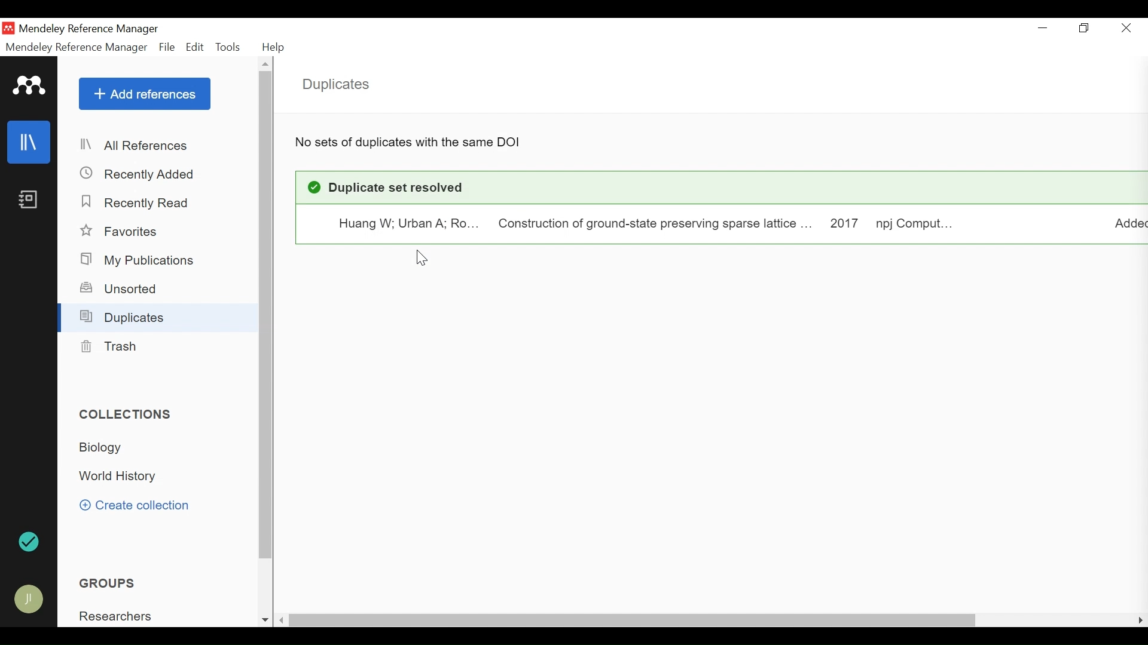 This screenshot has width=1148, height=645. I want to click on Journal: Computational, so click(915, 226).